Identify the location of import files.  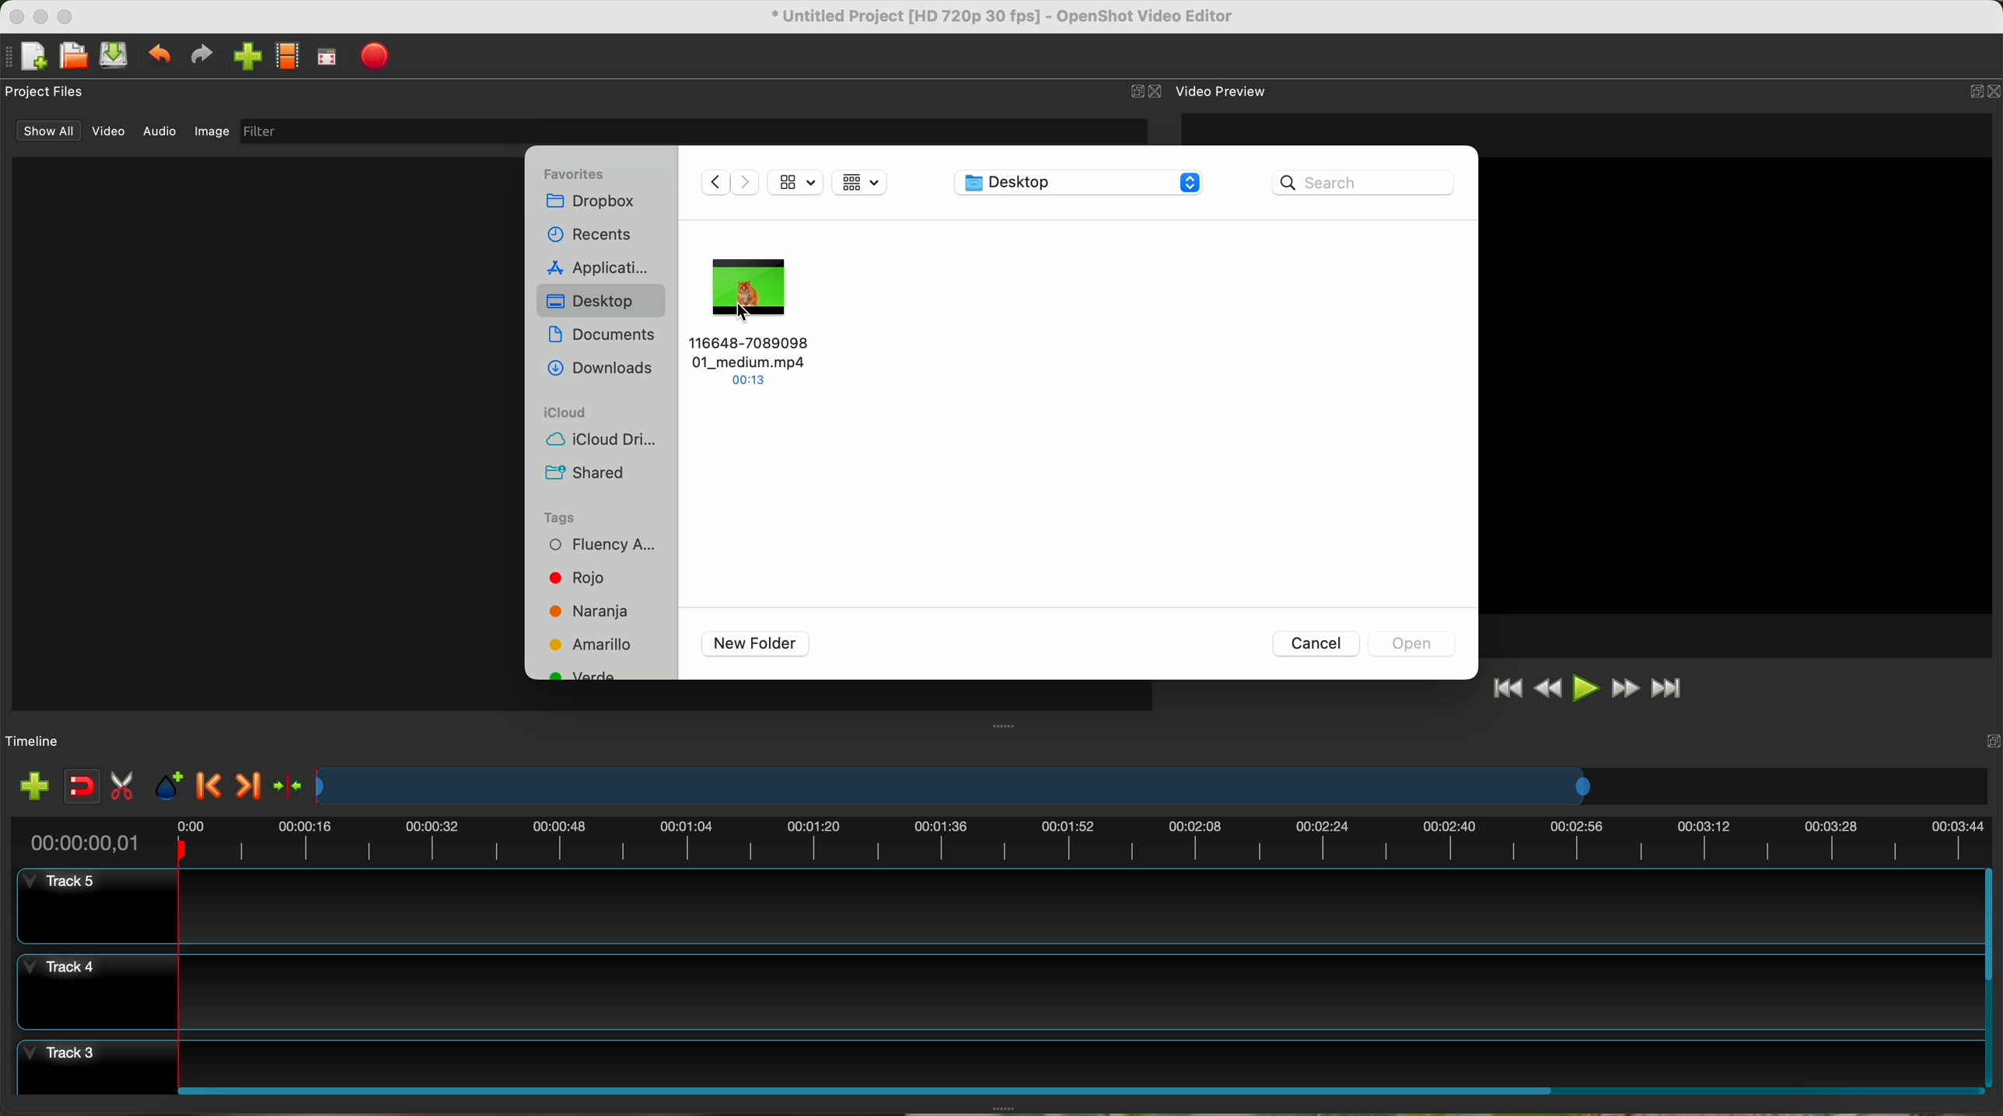
(33, 788).